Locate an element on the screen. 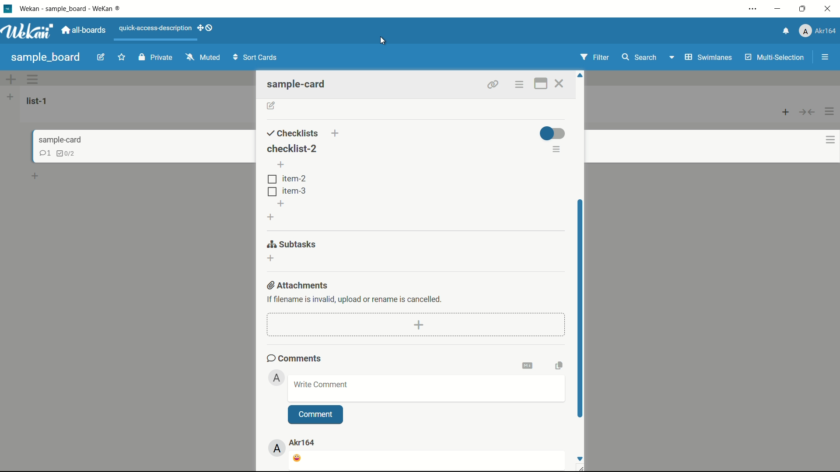 This screenshot has width=840, height=472. copy text to clipboard is located at coordinates (558, 364).